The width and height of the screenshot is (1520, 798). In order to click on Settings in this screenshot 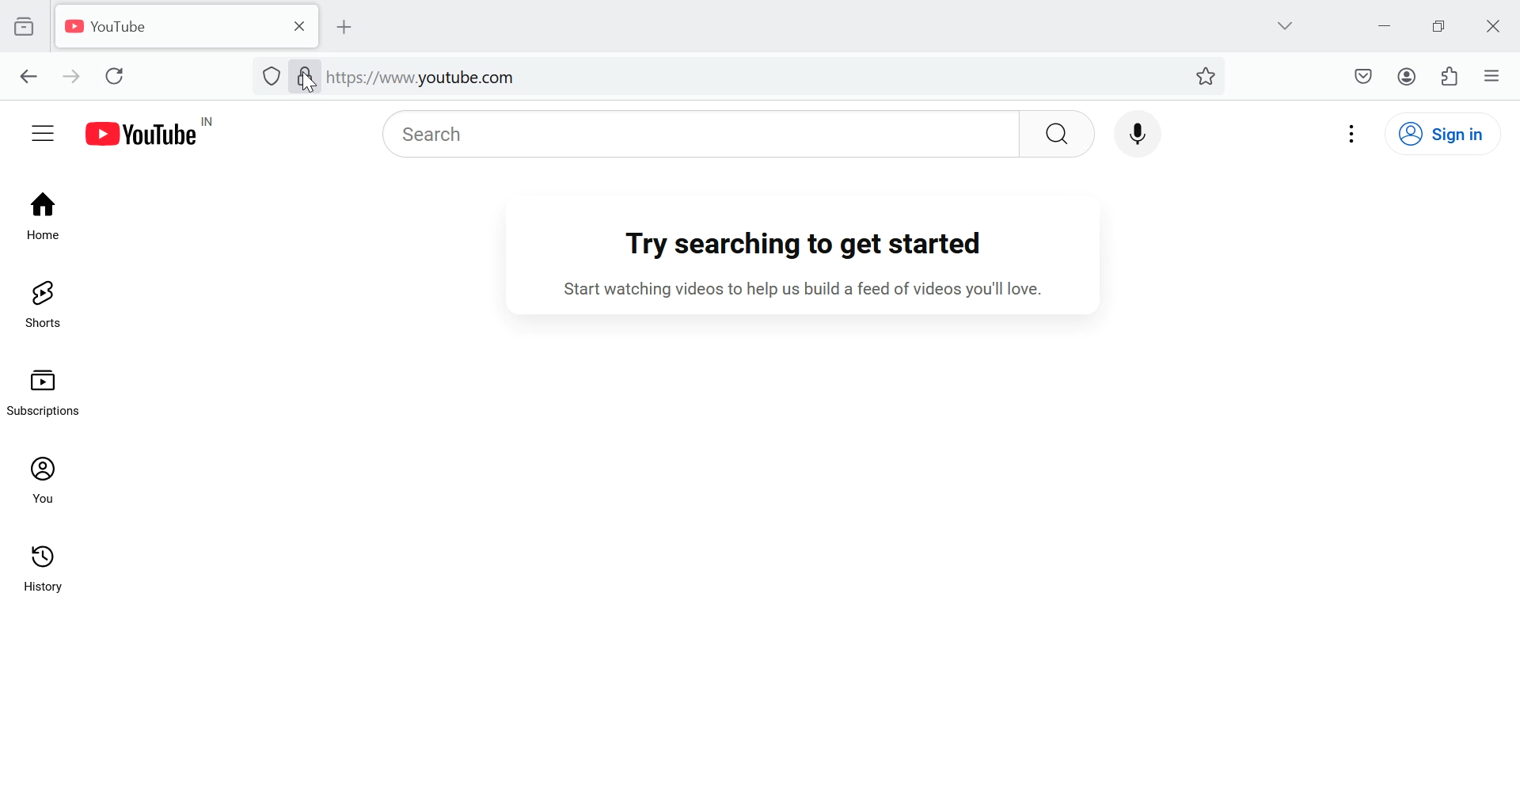, I will do `click(1354, 132)`.